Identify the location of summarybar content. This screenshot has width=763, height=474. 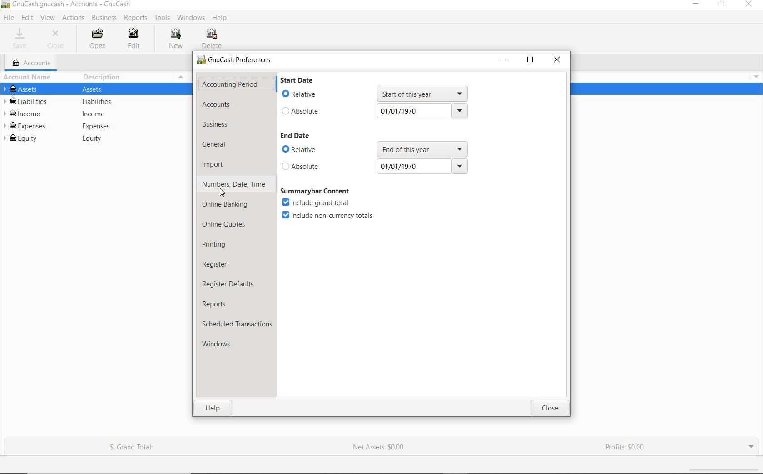
(315, 191).